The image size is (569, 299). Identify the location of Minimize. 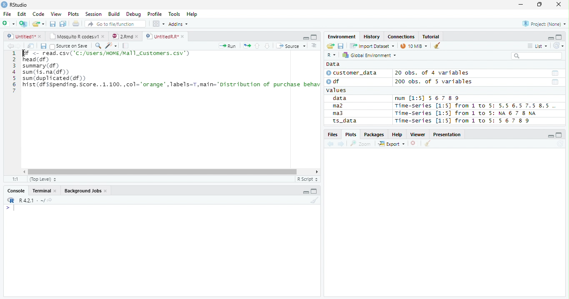
(520, 5).